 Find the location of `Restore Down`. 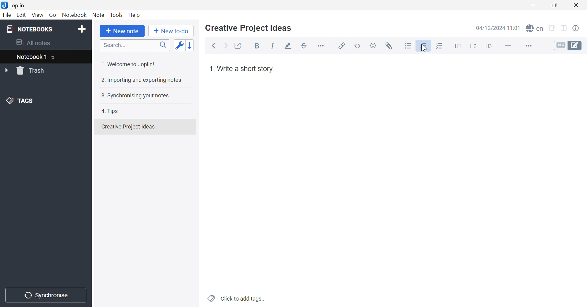

Restore Down is located at coordinates (557, 6).